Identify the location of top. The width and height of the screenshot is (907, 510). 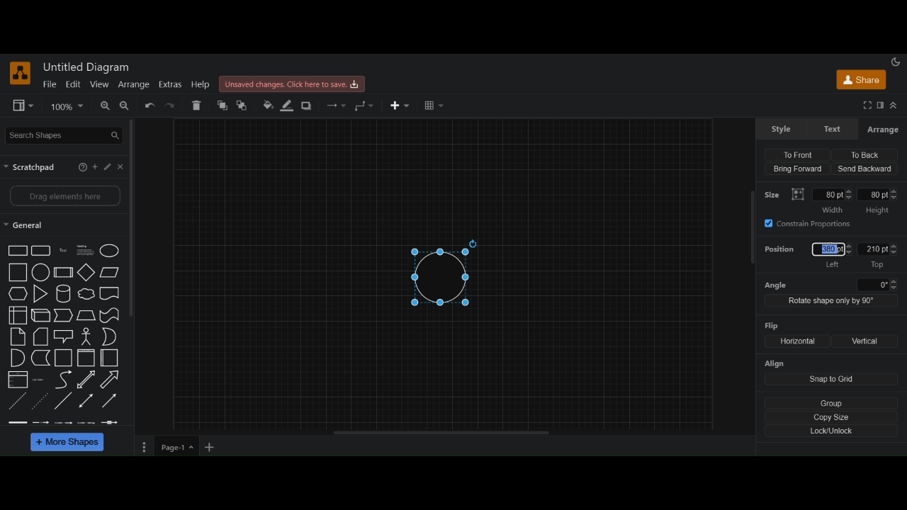
(879, 256).